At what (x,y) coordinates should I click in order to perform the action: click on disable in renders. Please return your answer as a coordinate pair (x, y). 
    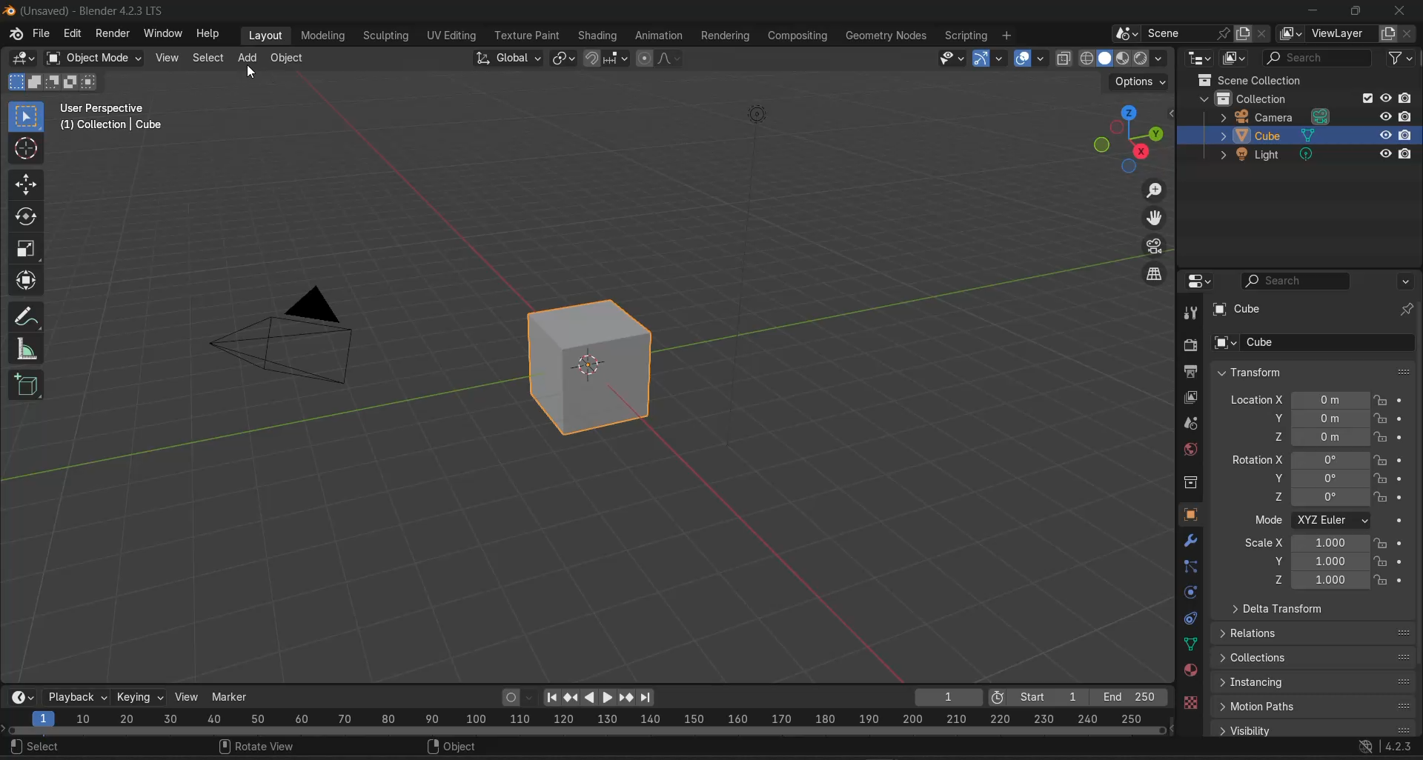
    Looking at the image, I should click on (1407, 98).